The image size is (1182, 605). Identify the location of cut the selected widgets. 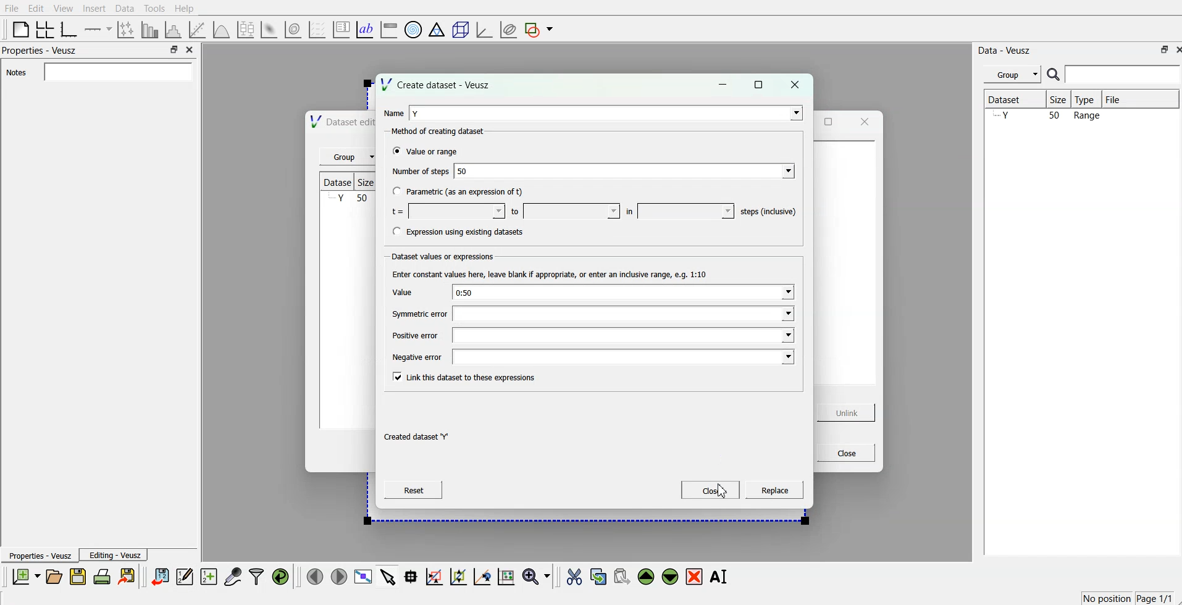
(576, 577).